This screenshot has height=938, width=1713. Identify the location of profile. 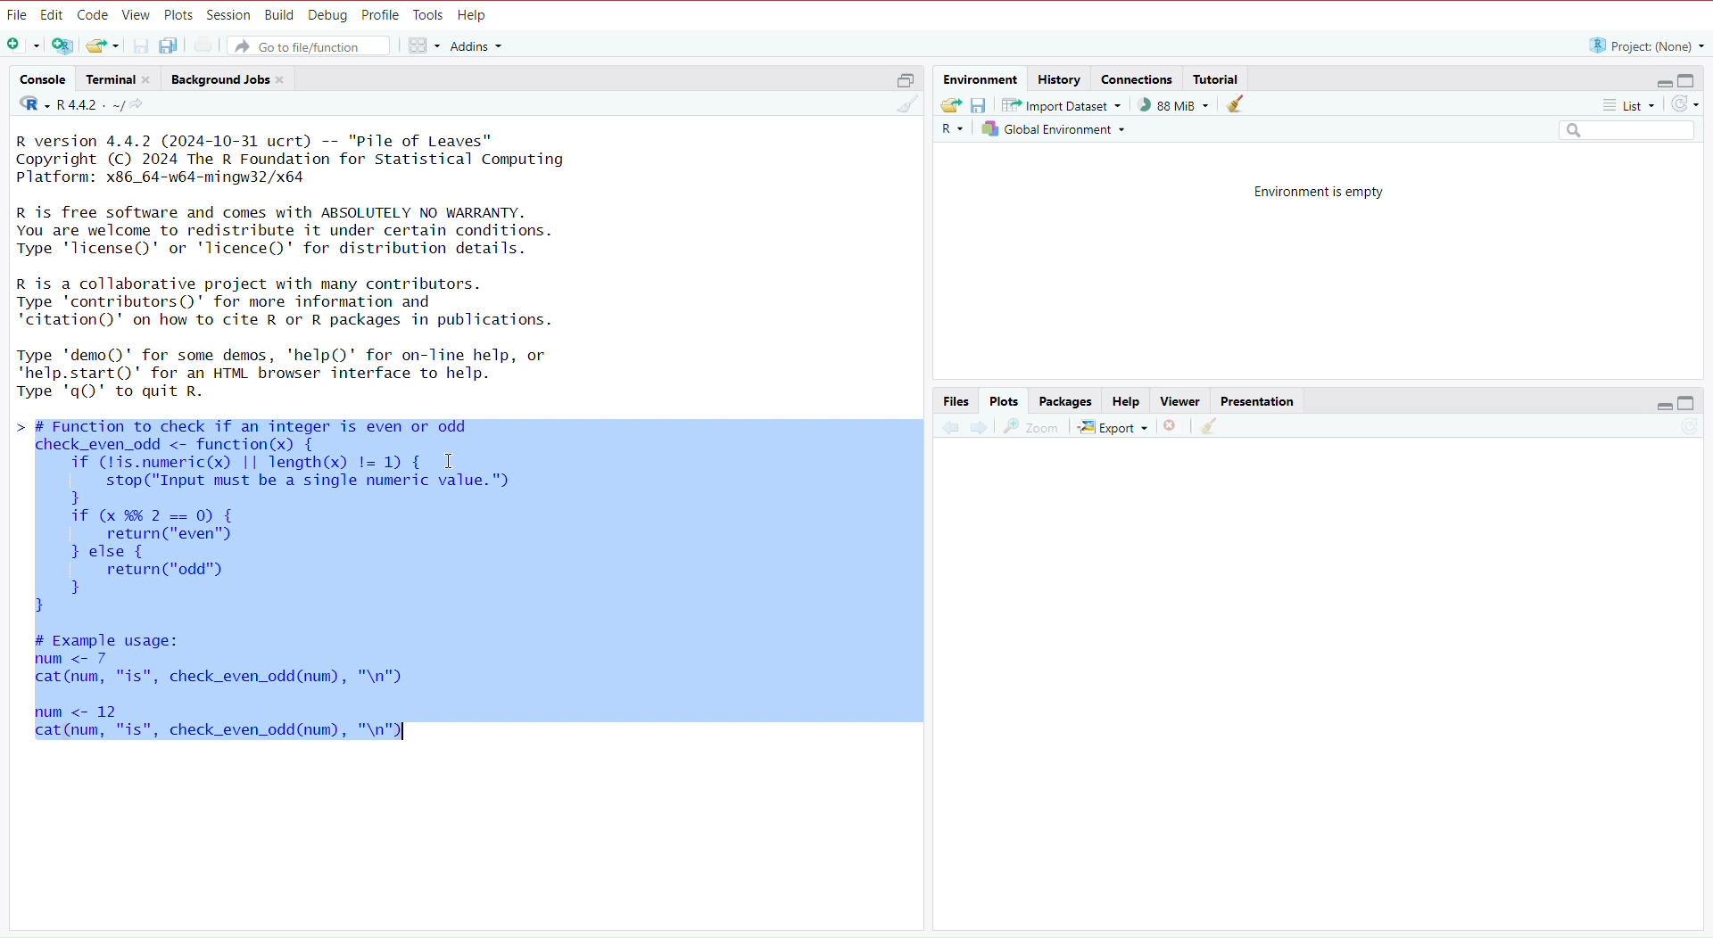
(382, 15).